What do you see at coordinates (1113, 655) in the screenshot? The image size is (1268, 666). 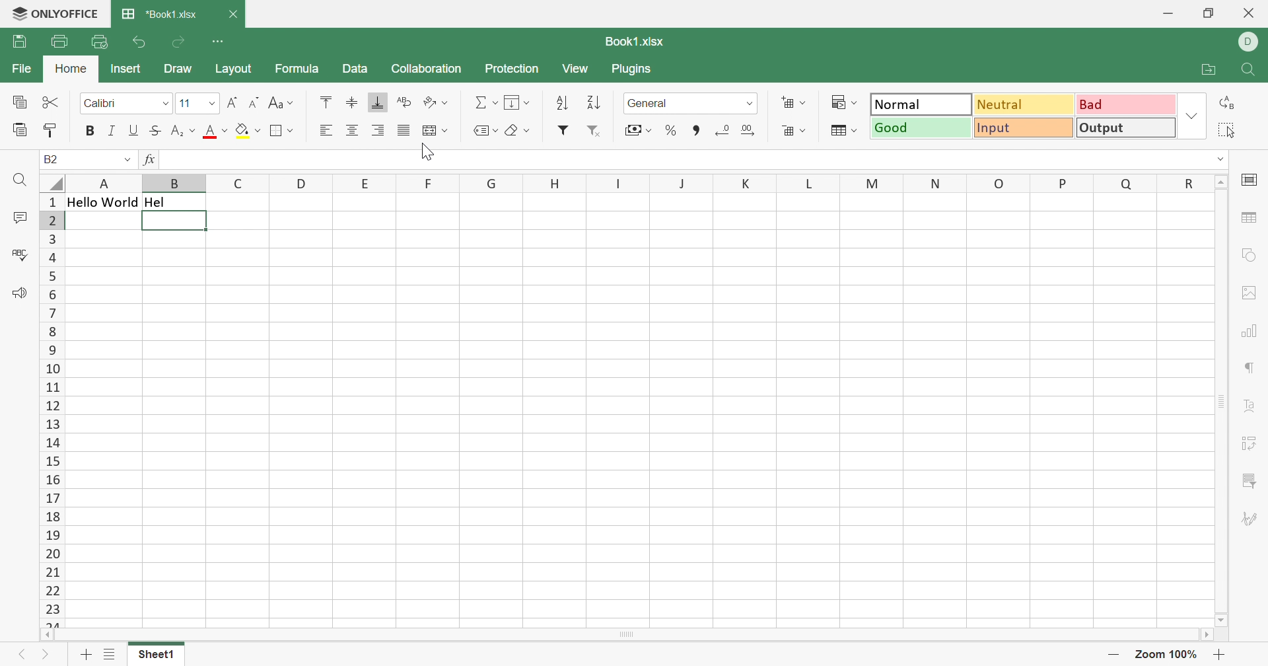 I see `Zoom out` at bounding box center [1113, 655].